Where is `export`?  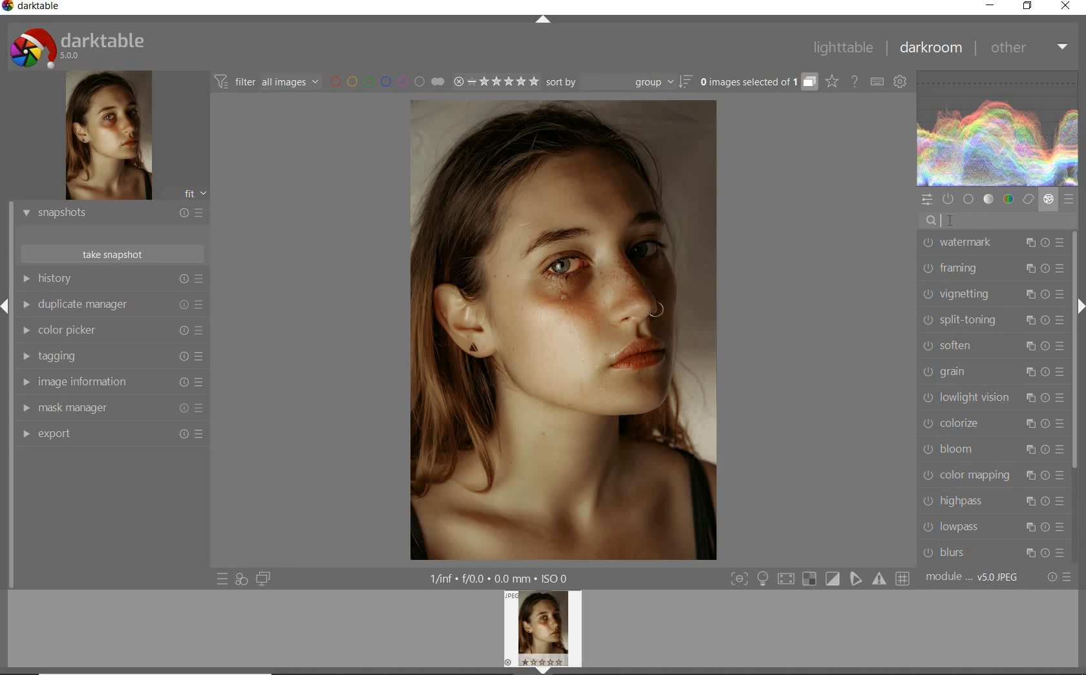
export is located at coordinates (111, 436).